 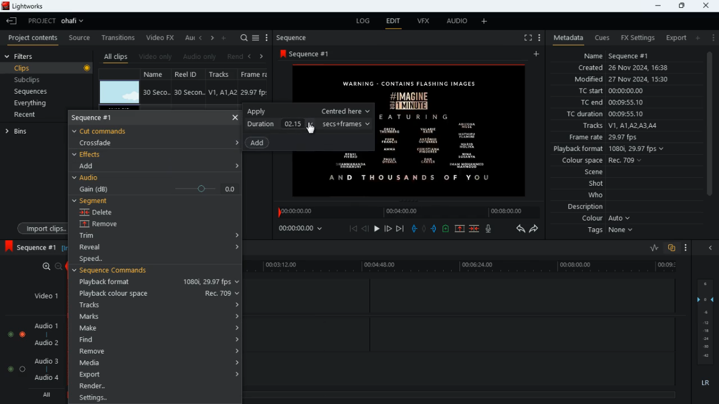 What do you see at coordinates (159, 351) in the screenshot?
I see `remove` at bounding box center [159, 351].